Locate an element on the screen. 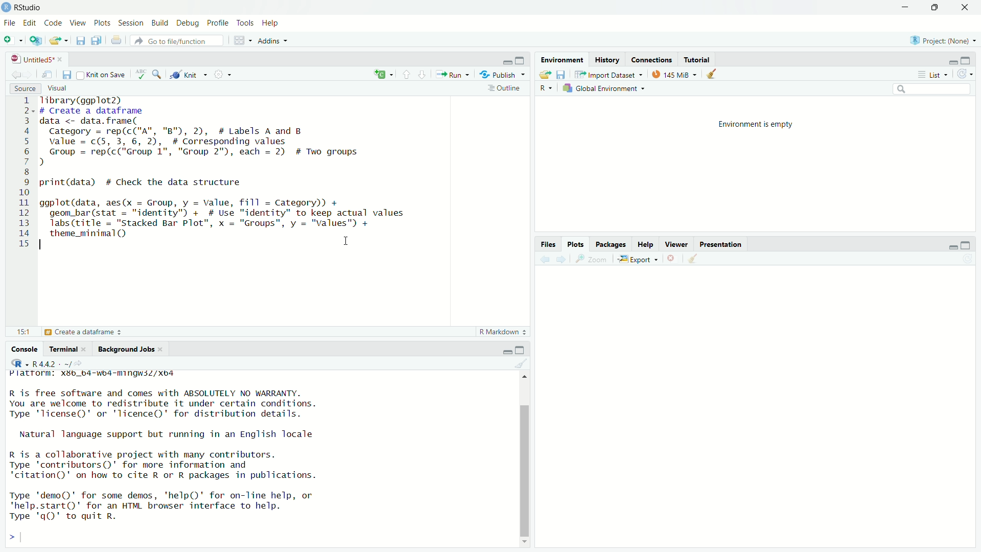 The image size is (981, 552). Profile is located at coordinates (218, 22).